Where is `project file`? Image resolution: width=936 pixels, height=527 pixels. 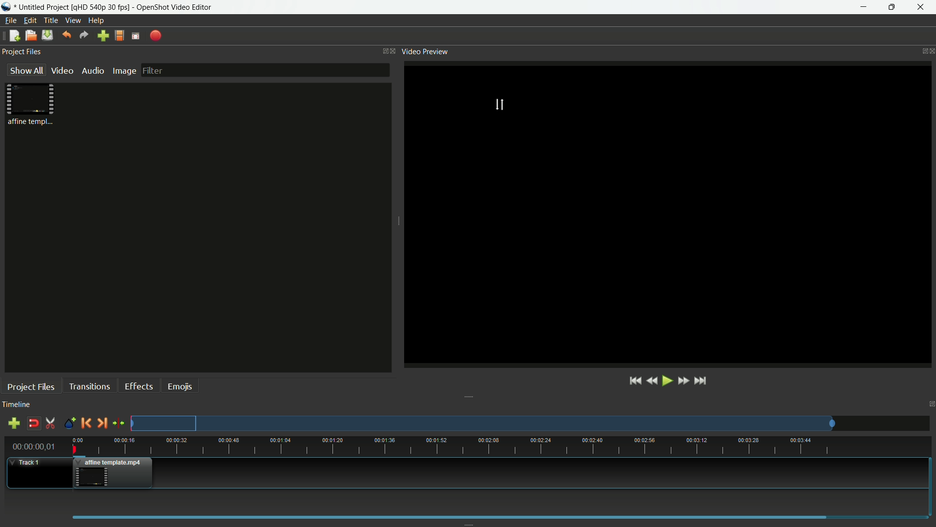 project file is located at coordinates (31, 104).